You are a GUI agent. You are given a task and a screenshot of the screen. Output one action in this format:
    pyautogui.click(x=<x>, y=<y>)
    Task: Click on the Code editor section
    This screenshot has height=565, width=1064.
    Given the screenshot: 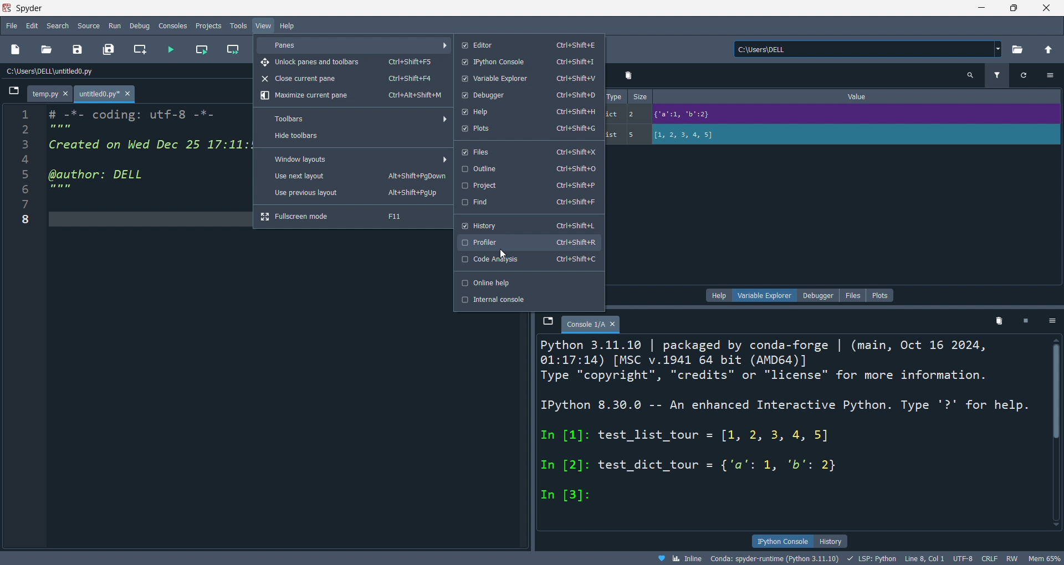 What is the action you would take?
    pyautogui.click(x=146, y=326)
    